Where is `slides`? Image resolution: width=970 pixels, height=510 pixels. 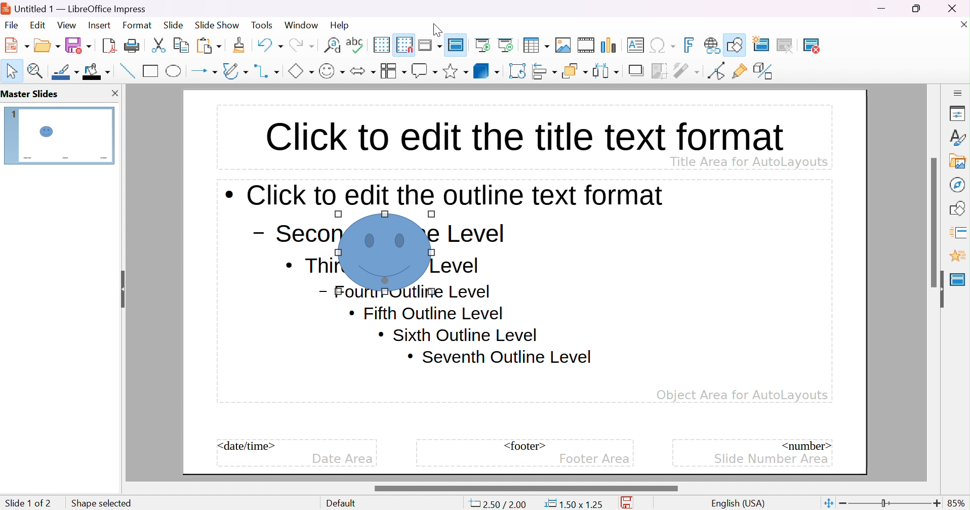 slides is located at coordinates (33, 94).